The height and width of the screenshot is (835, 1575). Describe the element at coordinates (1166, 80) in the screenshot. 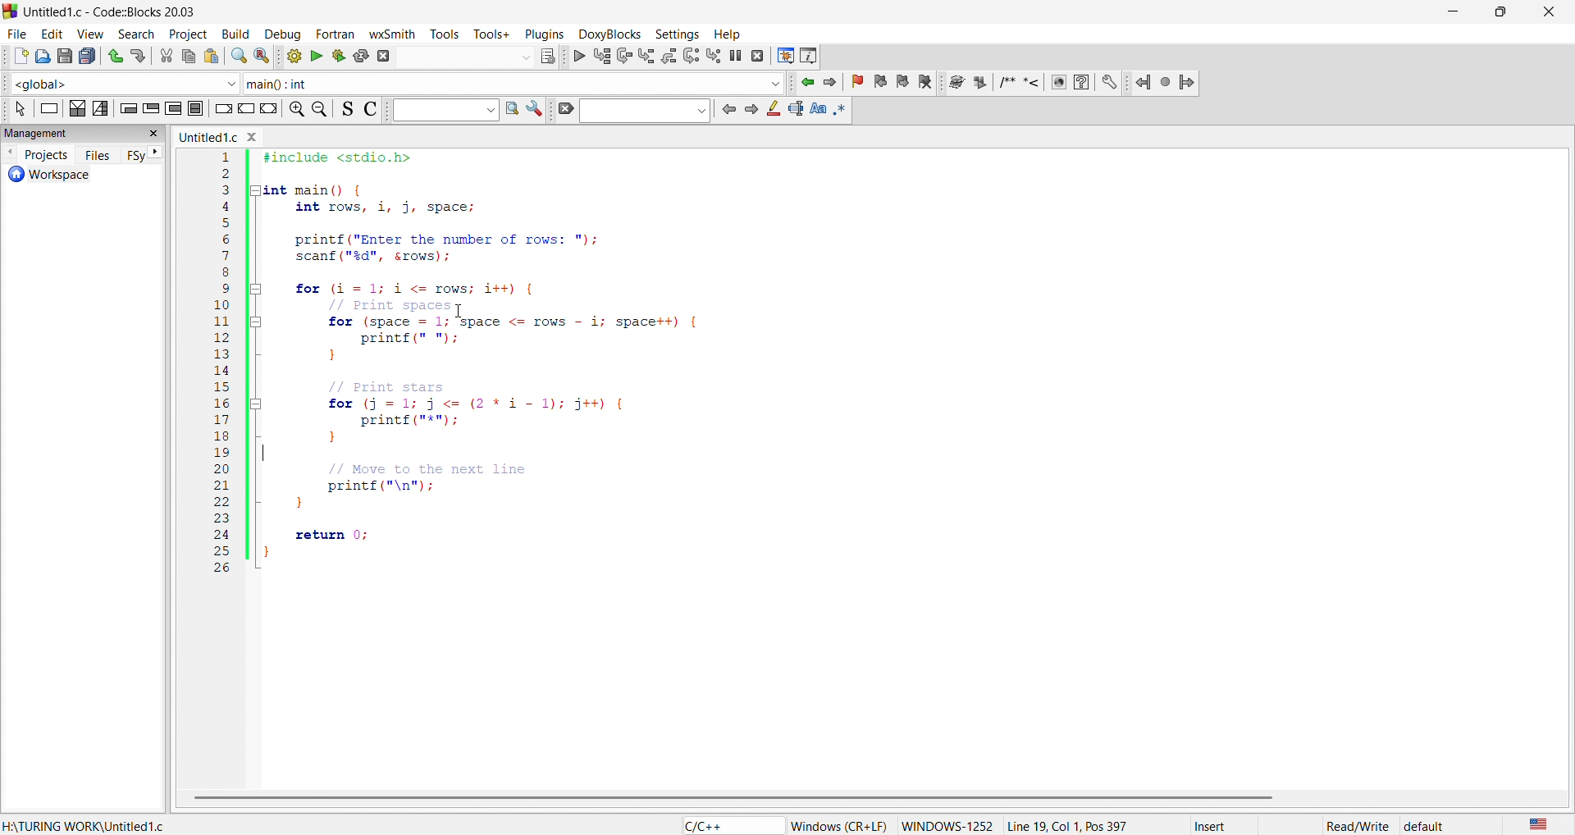

I see `stop` at that location.